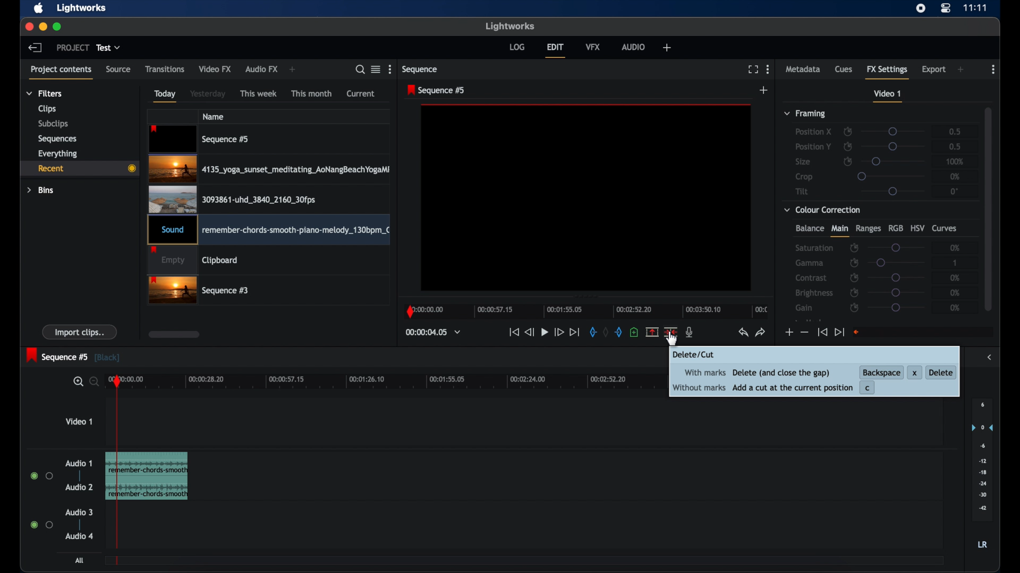  What do you see at coordinates (982, 459) in the screenshot?
I see `set audio output levels` at bounding box center [982, 459].